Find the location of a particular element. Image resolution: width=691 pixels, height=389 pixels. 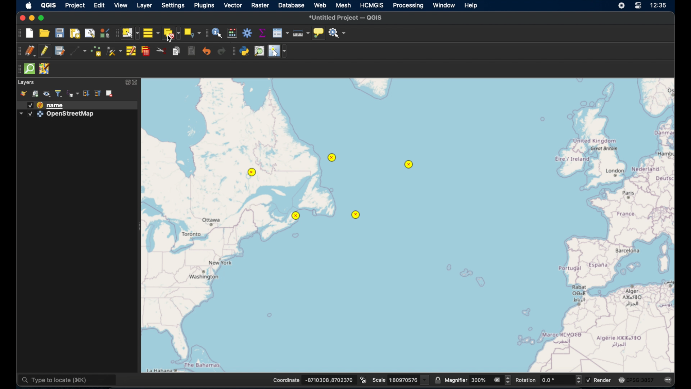

measure line is located at coordinates (300, 33).